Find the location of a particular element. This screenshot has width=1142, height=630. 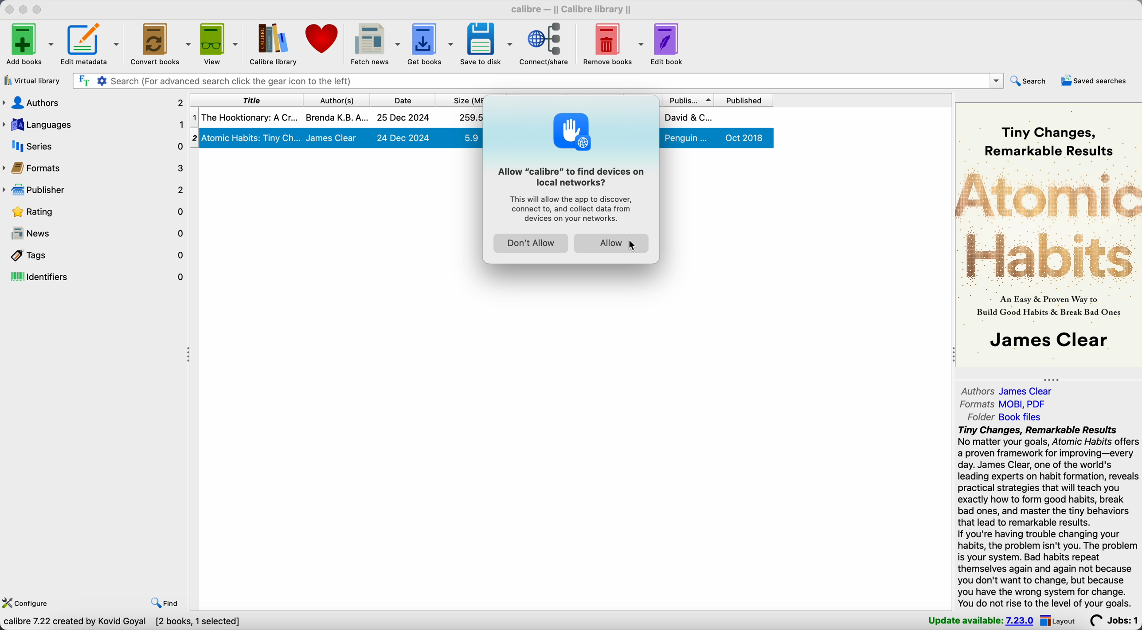

icon is located at coordinates (575, 133).